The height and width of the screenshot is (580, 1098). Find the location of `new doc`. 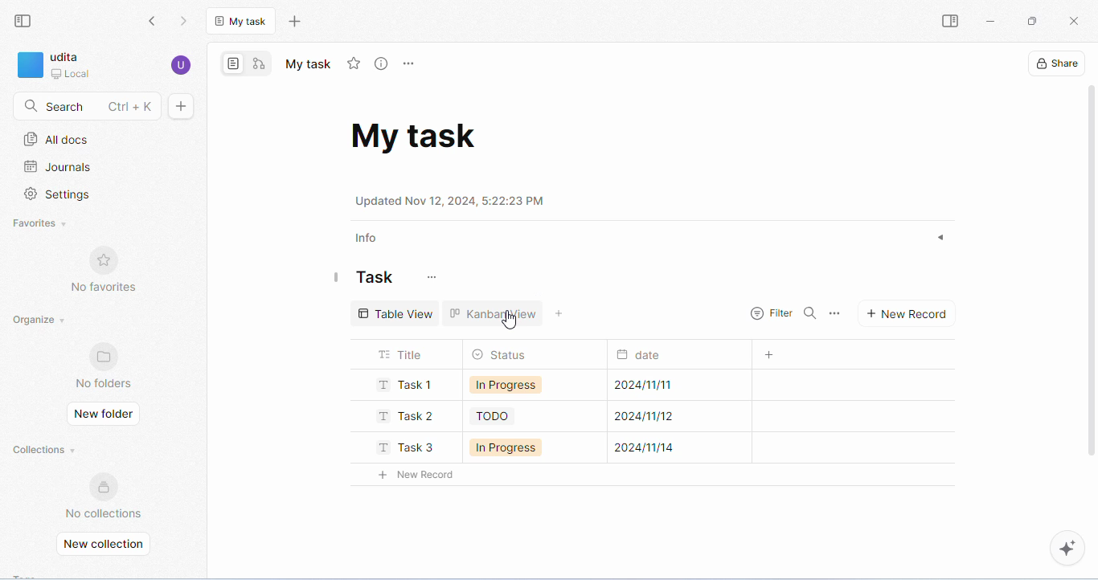

new doc is located at coordinates (183, 107).